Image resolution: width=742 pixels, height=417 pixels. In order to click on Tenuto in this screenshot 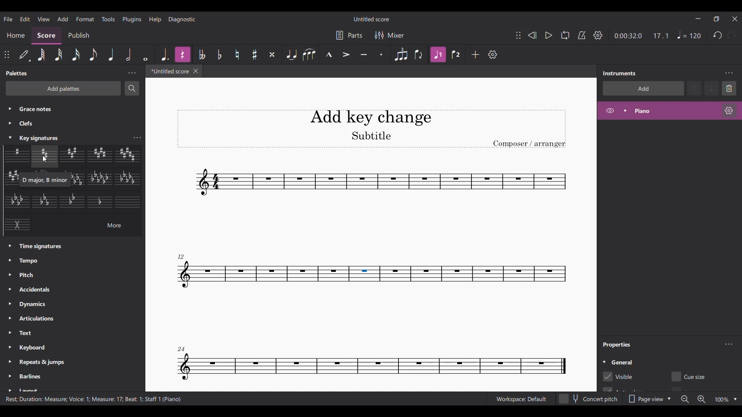, I will do `click(364, 54)`.